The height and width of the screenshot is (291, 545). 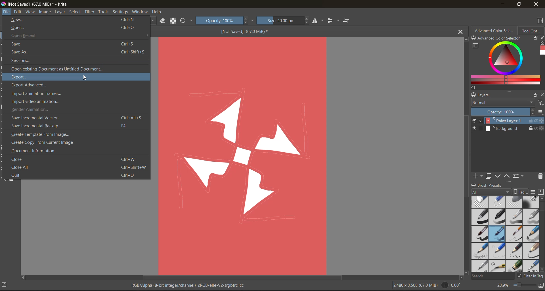 I want to click on close, so click(x=542, y=38).